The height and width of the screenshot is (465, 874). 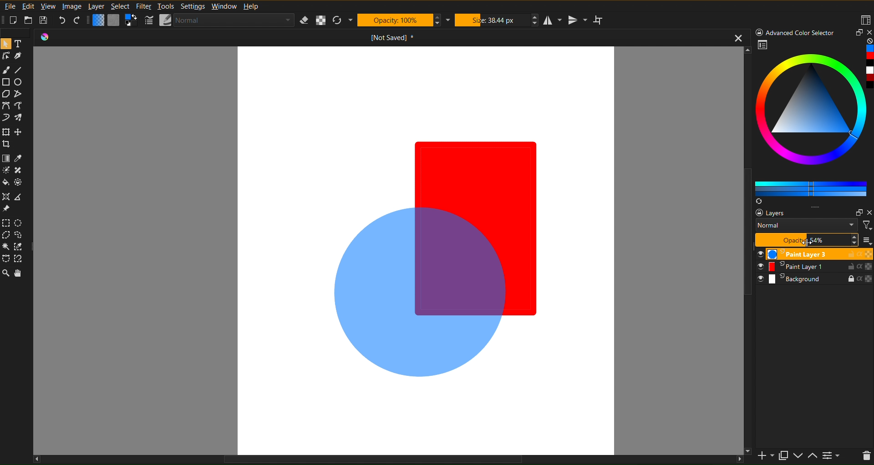 What do you see at coordinates (22, 43) in the screenshot?
I see `Text` at bounding box center [22, 43].